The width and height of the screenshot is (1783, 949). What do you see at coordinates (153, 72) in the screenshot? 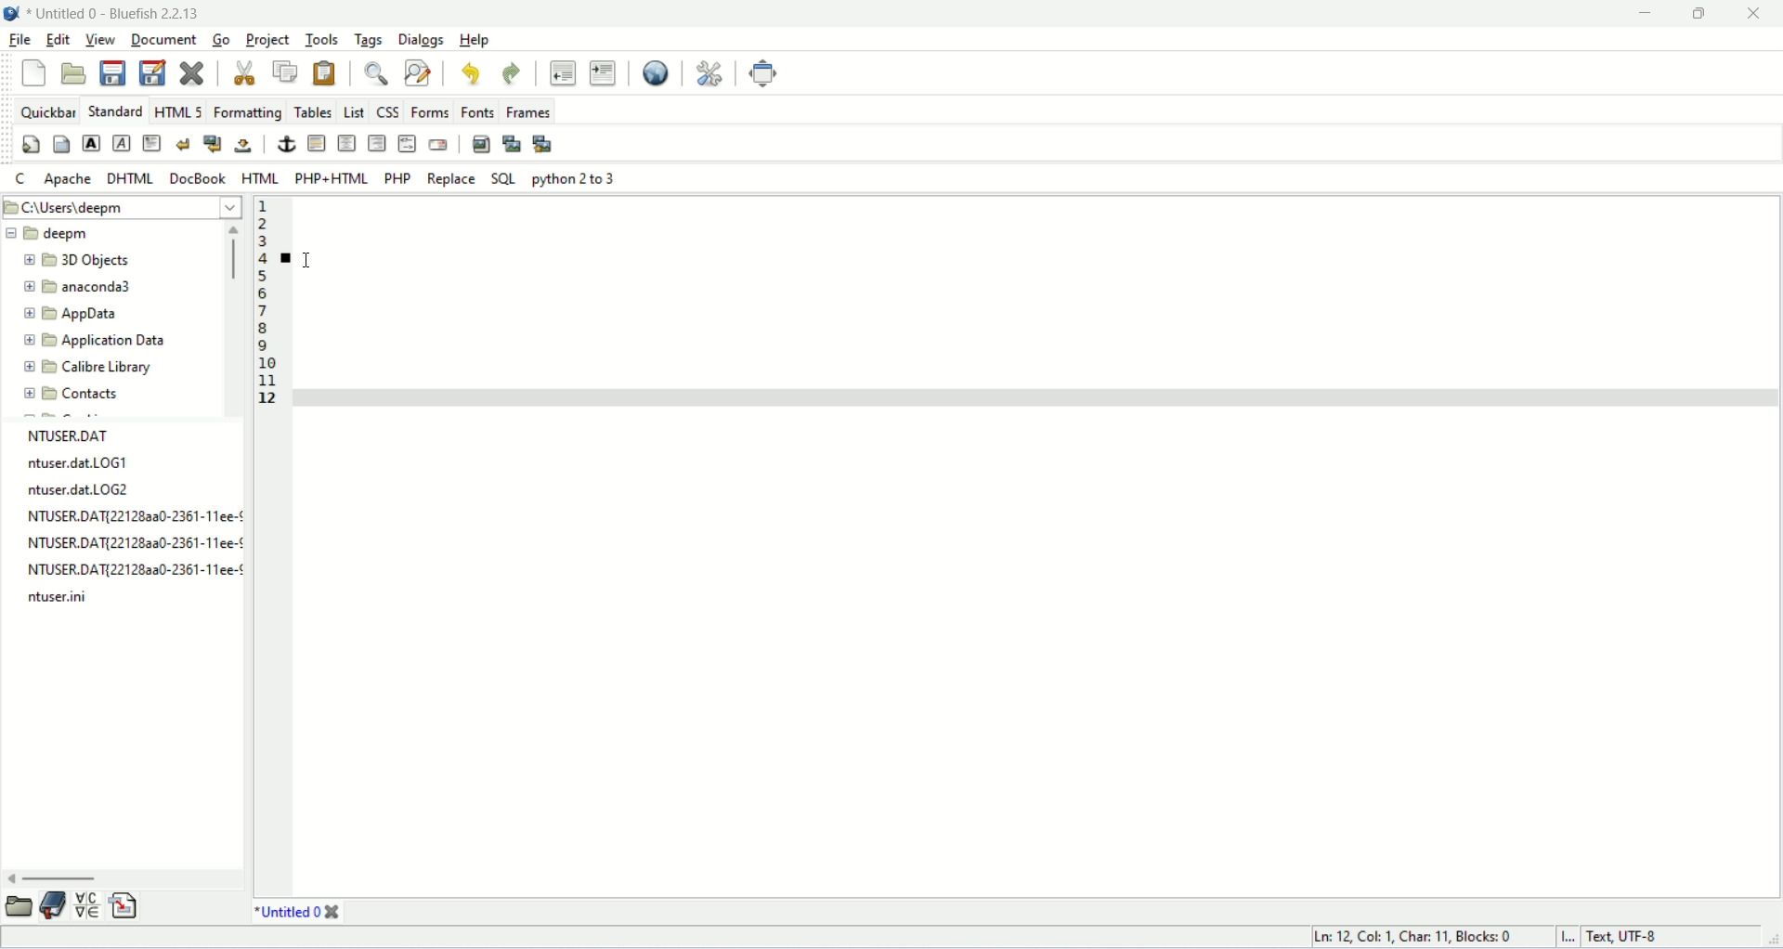
I see `save as` at bounding box center [153, 72].